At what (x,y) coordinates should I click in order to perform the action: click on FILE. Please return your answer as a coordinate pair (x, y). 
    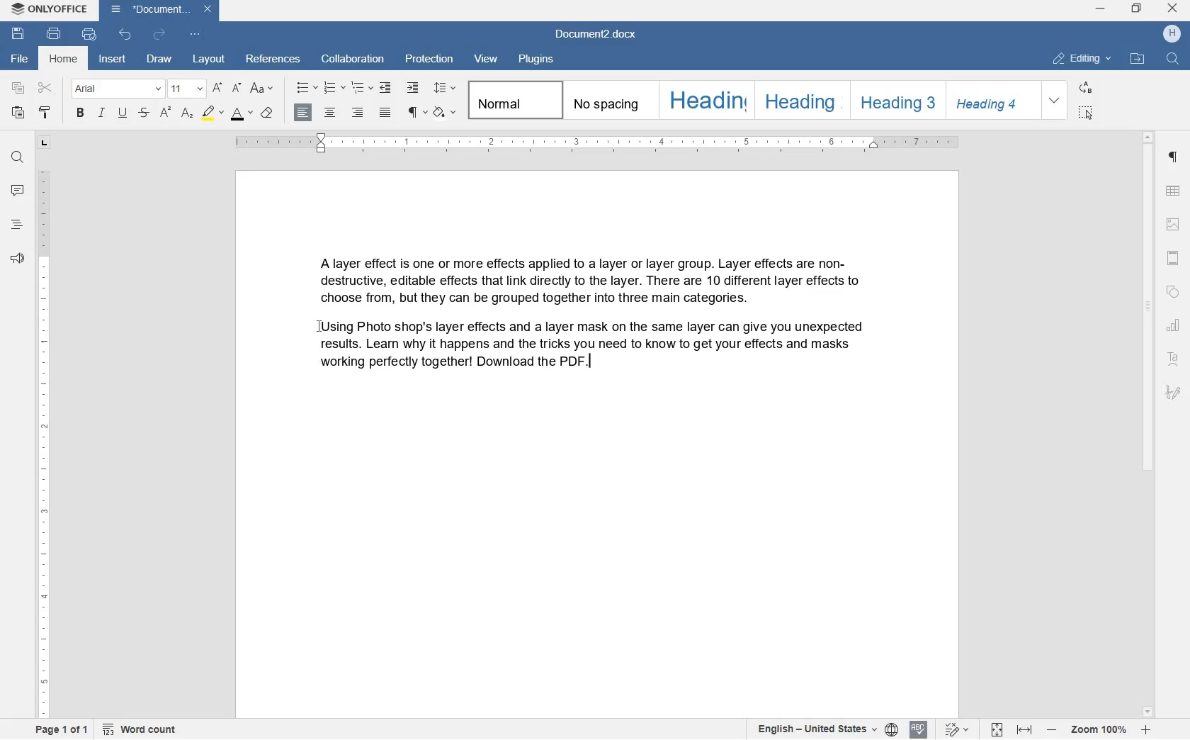
    Looking at the image, I should click on (18, 57).